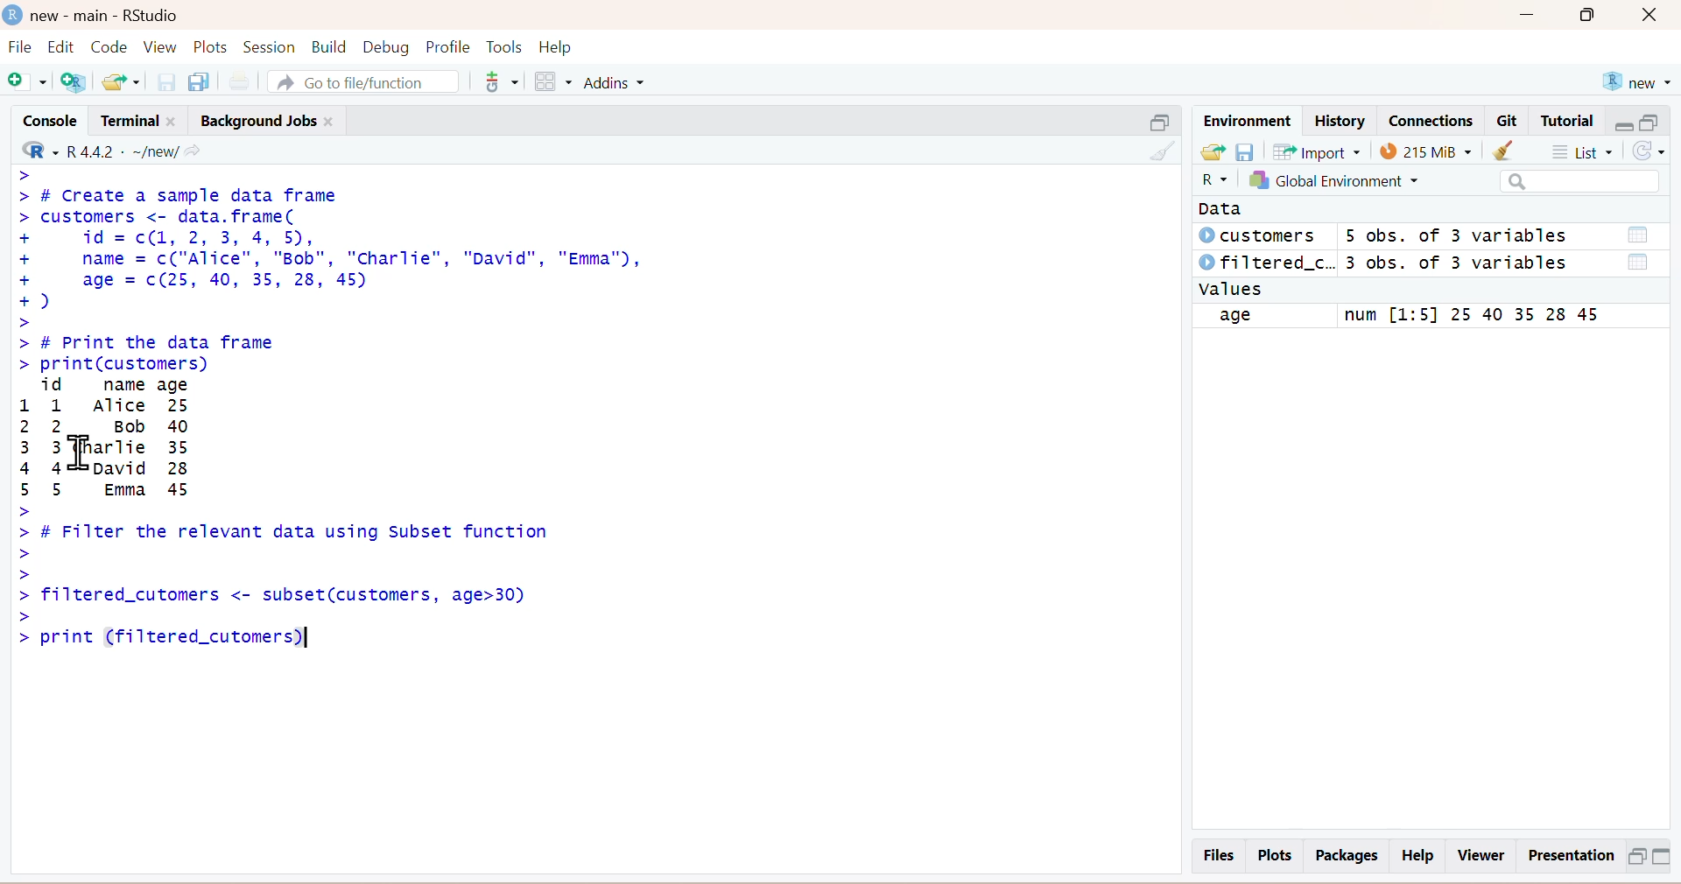  What do you see at coordinates (501, 79) in the screenshot?
I see `Version Control` at bounding box center [501, 79].